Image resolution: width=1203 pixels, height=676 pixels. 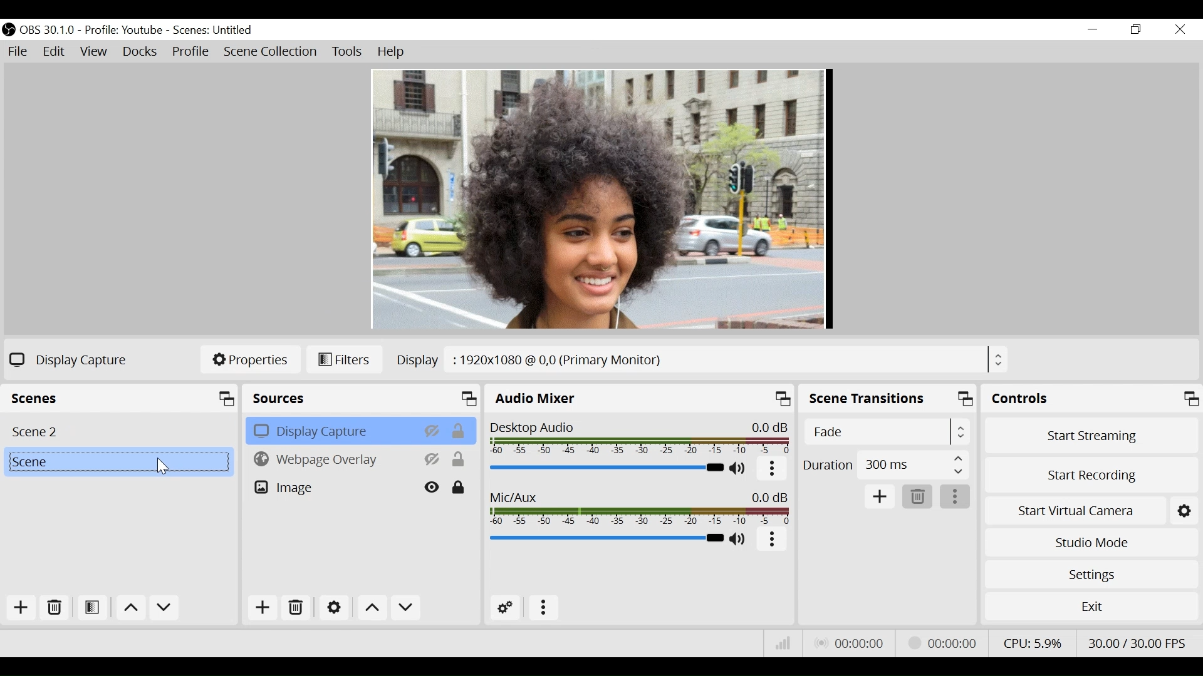 What do you see at coordinates (141, 52) in the screenshot?
I see `Docks` at bounding box center [141, 52].